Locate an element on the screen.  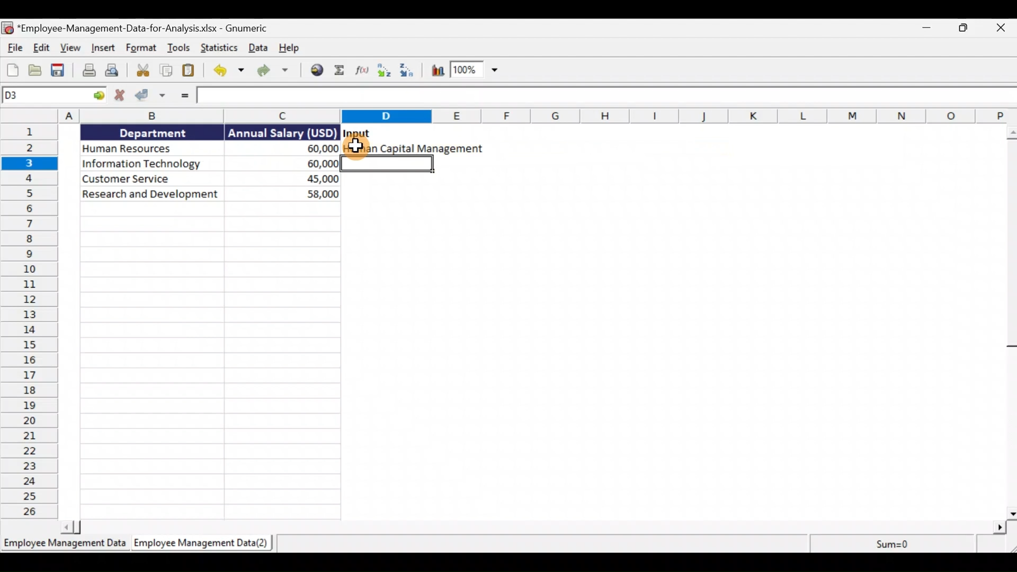
Edit a function in the current cell is located at coordinates (361, 71).